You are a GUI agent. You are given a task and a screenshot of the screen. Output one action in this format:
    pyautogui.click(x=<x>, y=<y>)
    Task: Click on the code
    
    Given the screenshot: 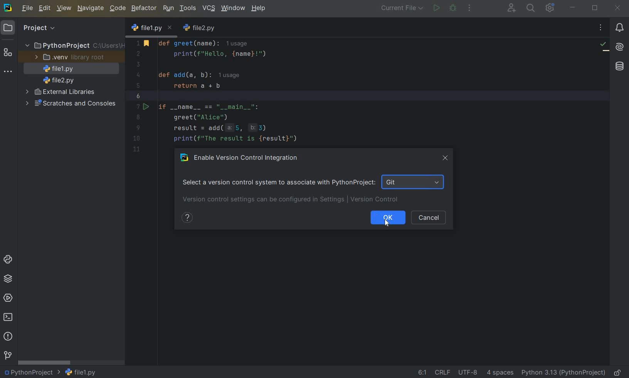 What is the action you would take?
    pyautogui.click(x=244, y=93)
    